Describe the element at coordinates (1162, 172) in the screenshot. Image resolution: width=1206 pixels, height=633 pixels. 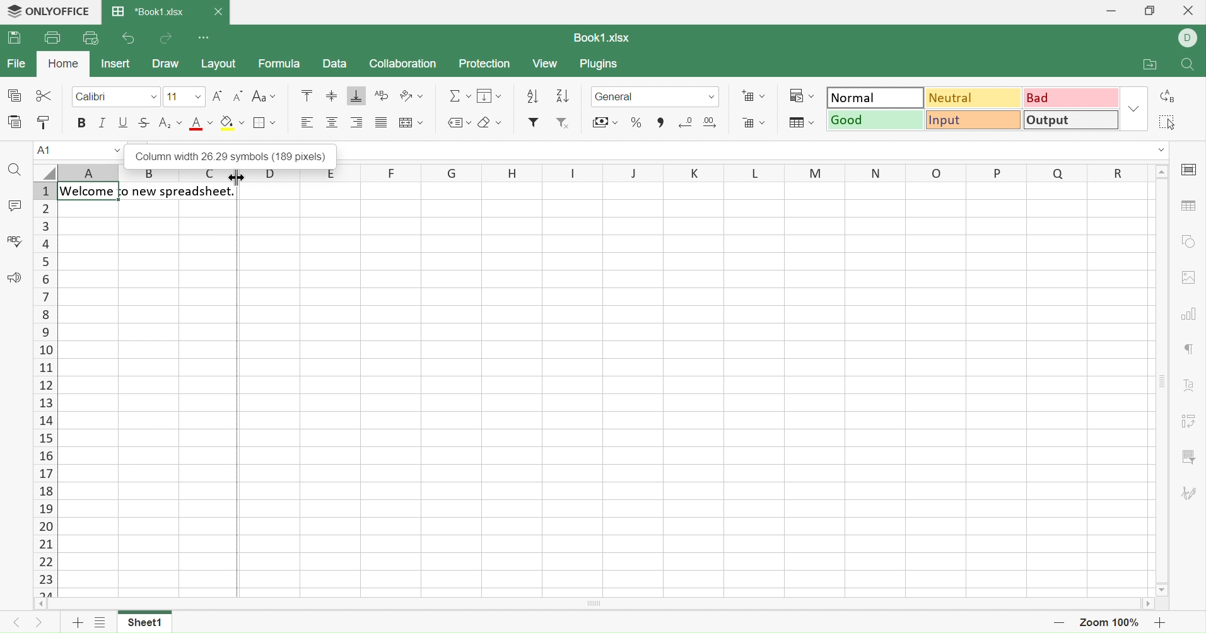
I see `Drop Down` at that location.